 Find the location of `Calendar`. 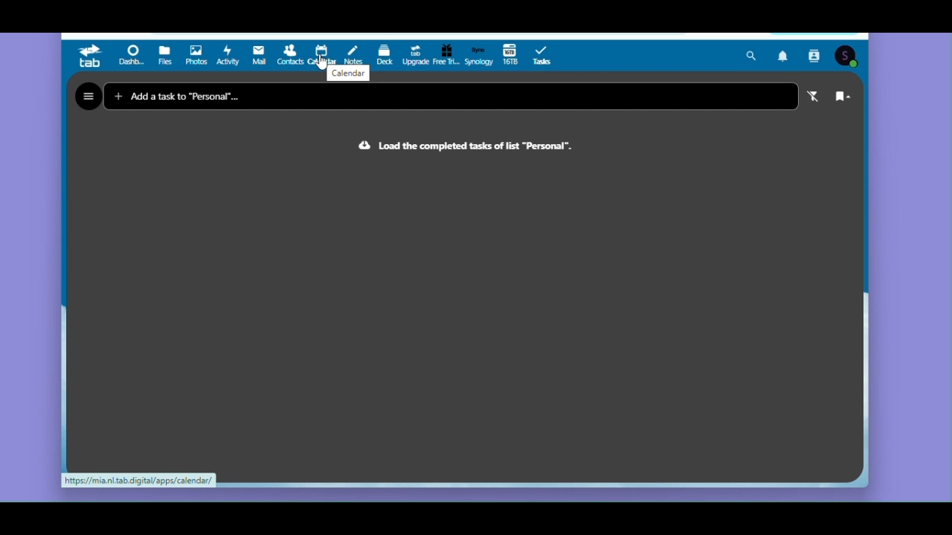

Calendar is located at coordinates (322, 52).